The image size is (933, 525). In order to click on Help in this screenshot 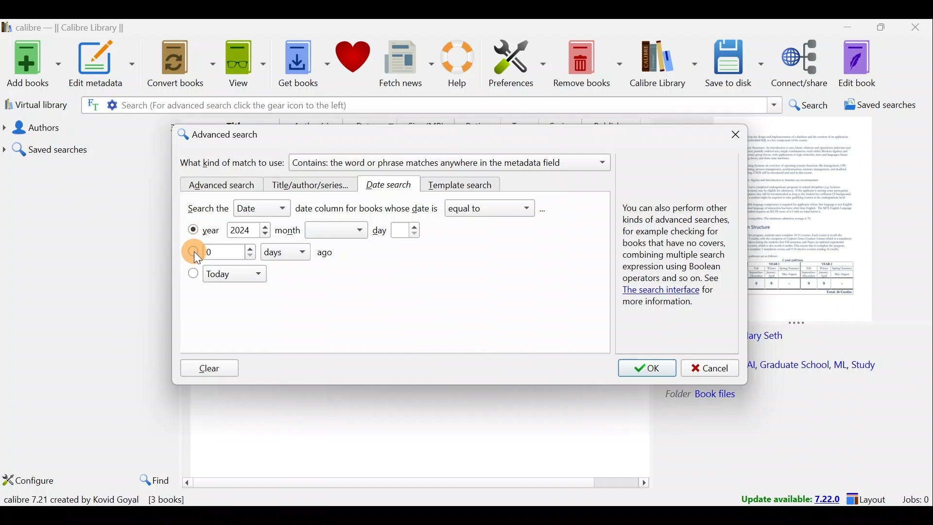, I will do `click(462, 66)`.